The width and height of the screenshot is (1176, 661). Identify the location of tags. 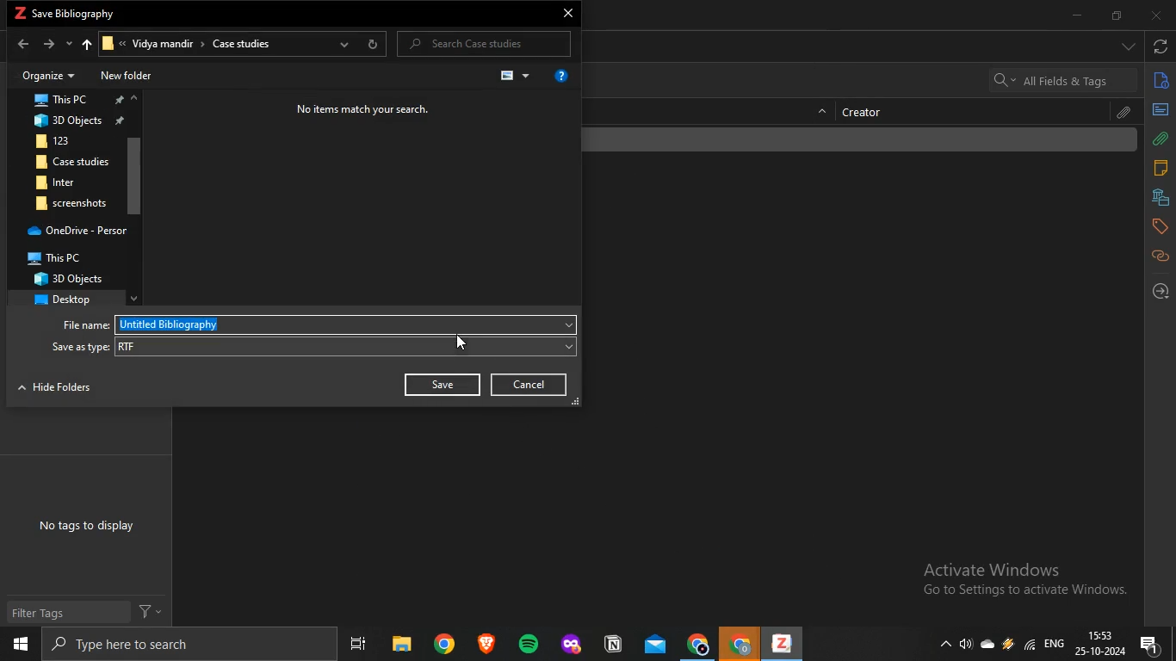
(1161, 225).